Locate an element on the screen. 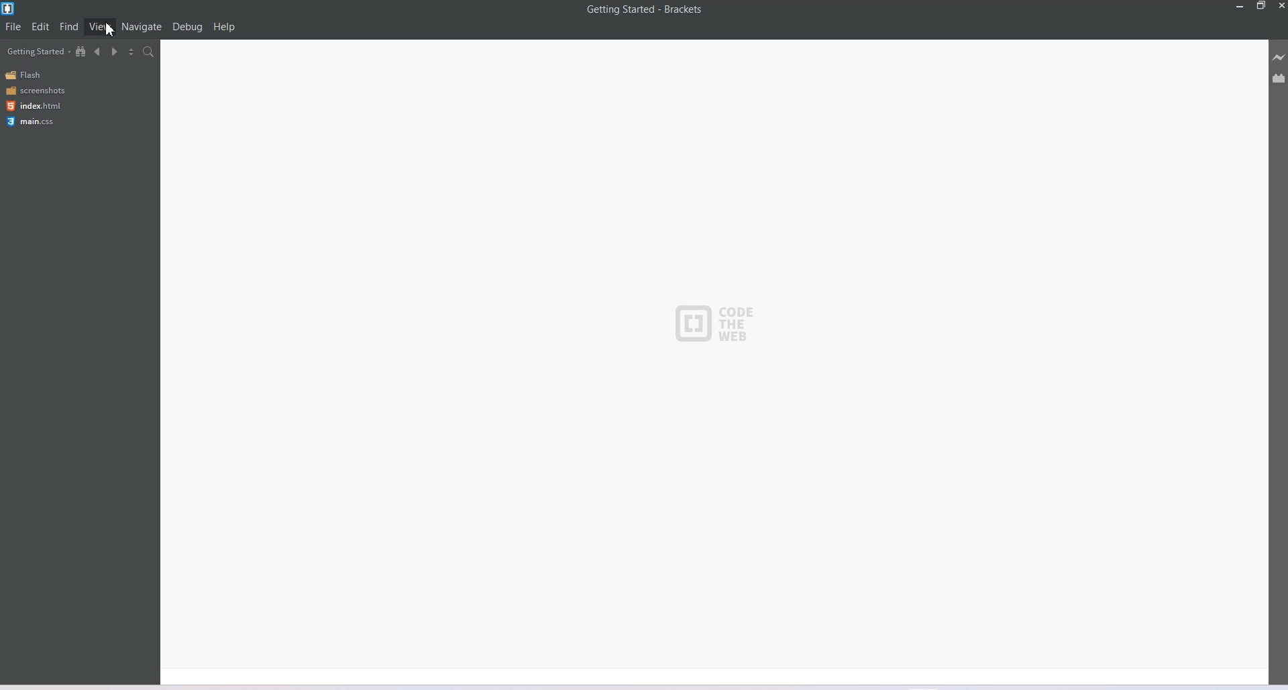 Image resolution: width=1288 pixels, height=690 pixels. index.html is located at coordinates (34, 106).